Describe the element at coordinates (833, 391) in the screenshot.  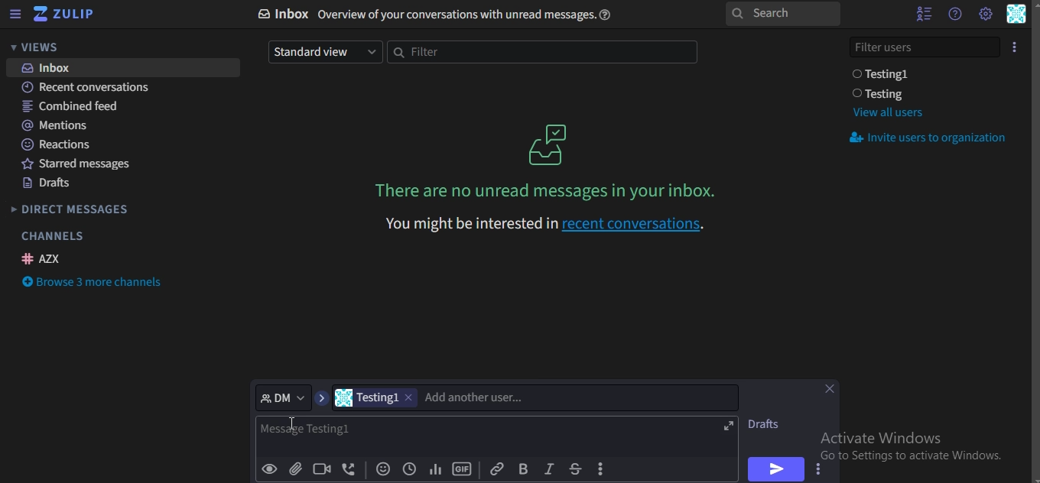
I see `close` at that location.